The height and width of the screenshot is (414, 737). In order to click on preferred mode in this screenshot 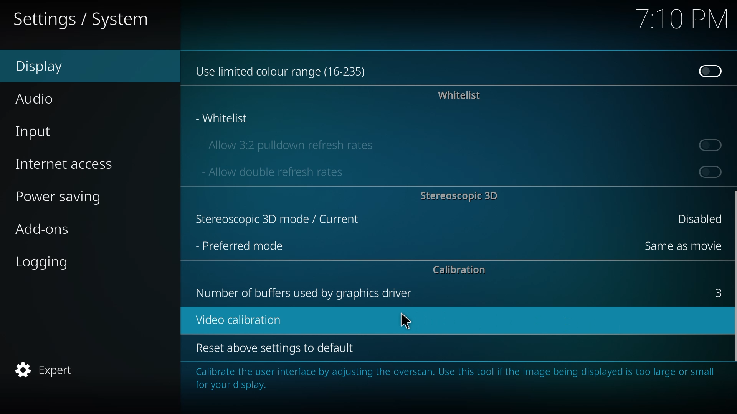, I will do `click(240, 246)`.